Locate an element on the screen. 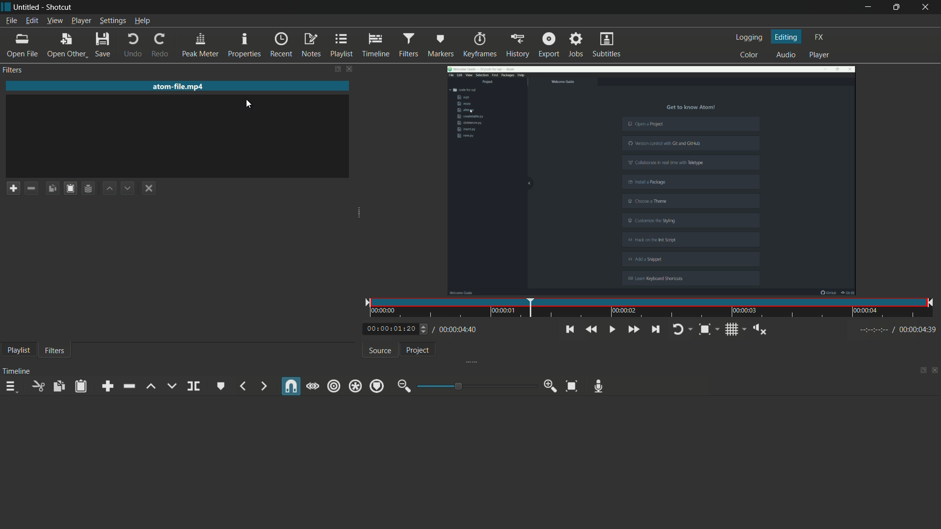 This screenshot has width=941, height=529. close timeline is located at coordinates (935, 371).